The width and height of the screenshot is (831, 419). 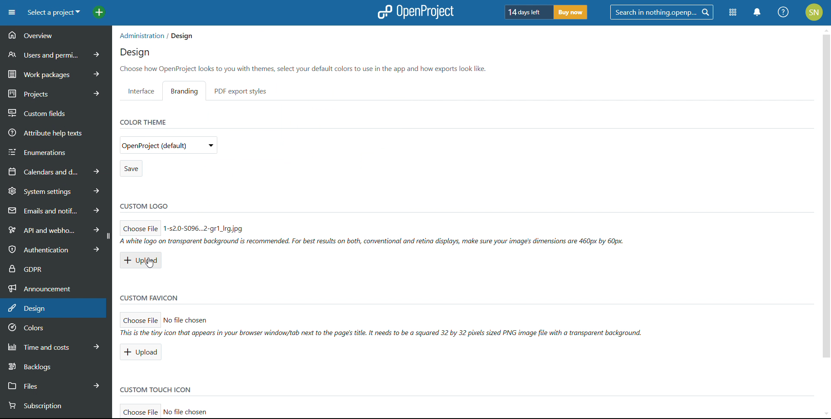 I want to click on / Design, so click(x=180, y=36).